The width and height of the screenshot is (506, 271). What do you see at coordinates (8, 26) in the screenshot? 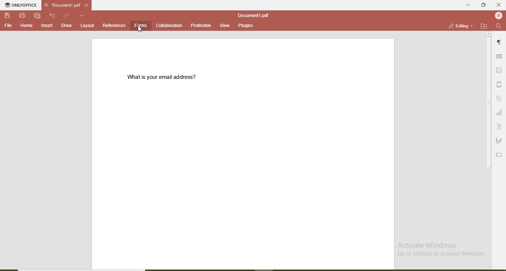
I see `file` at bounding box center [8, 26].